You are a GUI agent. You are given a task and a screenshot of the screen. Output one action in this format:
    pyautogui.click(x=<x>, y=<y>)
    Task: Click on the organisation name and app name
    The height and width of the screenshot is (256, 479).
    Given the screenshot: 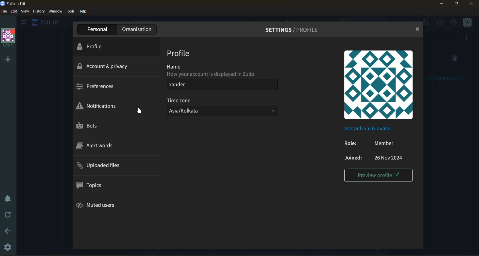 What is the action you would take?
    pyautogui.click(x=16, y=3)
    